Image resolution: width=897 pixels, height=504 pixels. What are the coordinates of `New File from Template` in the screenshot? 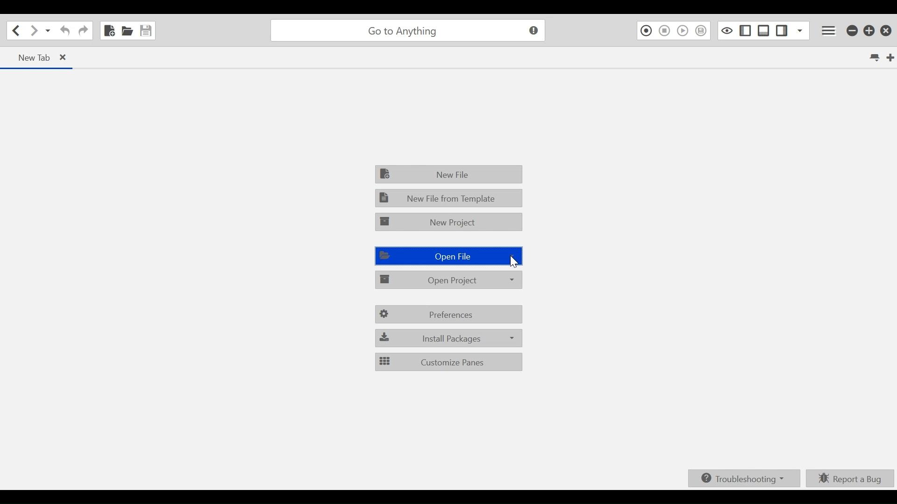 It's located at (448, 199).